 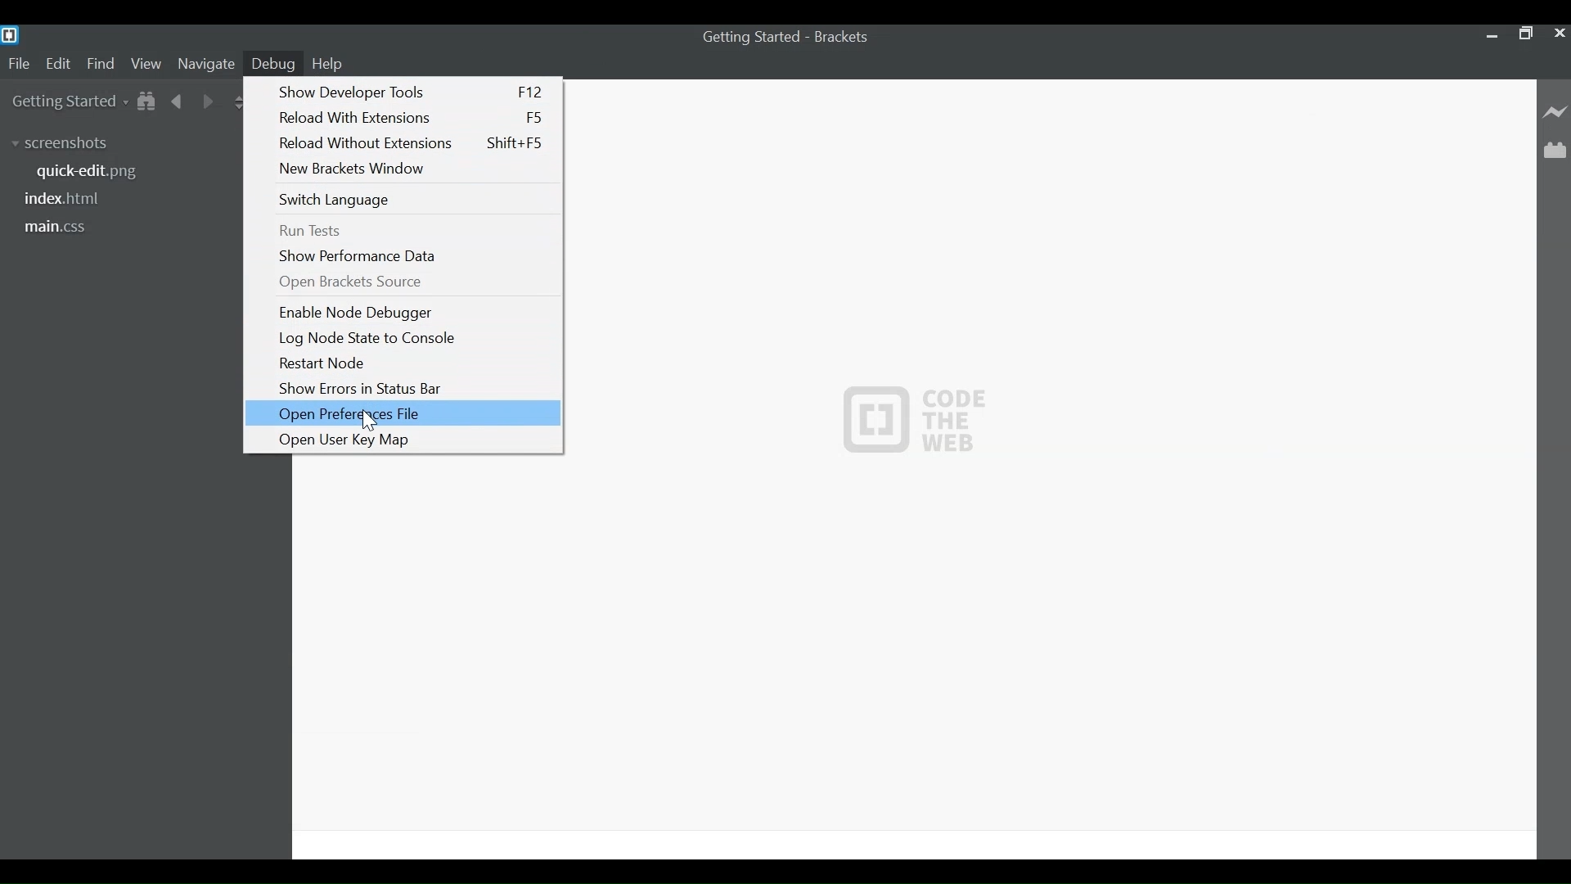 What do you see at coordinates (413, 231) in the screenshot?
I see `Run Tests` at bounding box center [413, 231].